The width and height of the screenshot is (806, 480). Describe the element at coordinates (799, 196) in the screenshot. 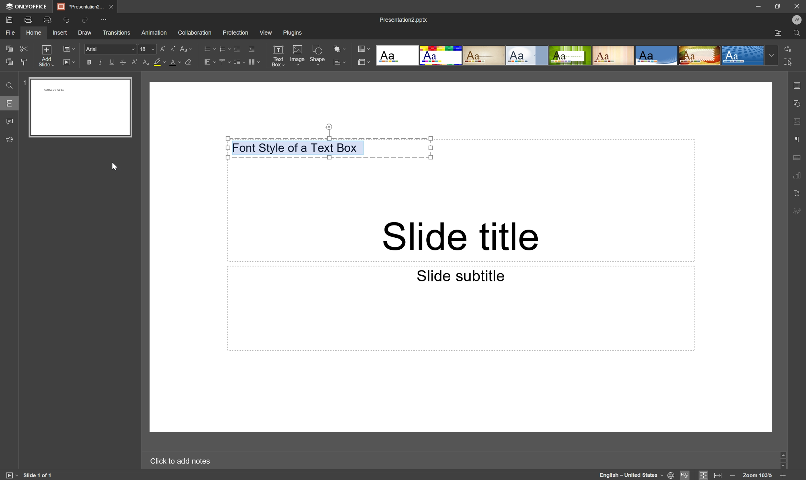

I see `Text Art settings` at that location.